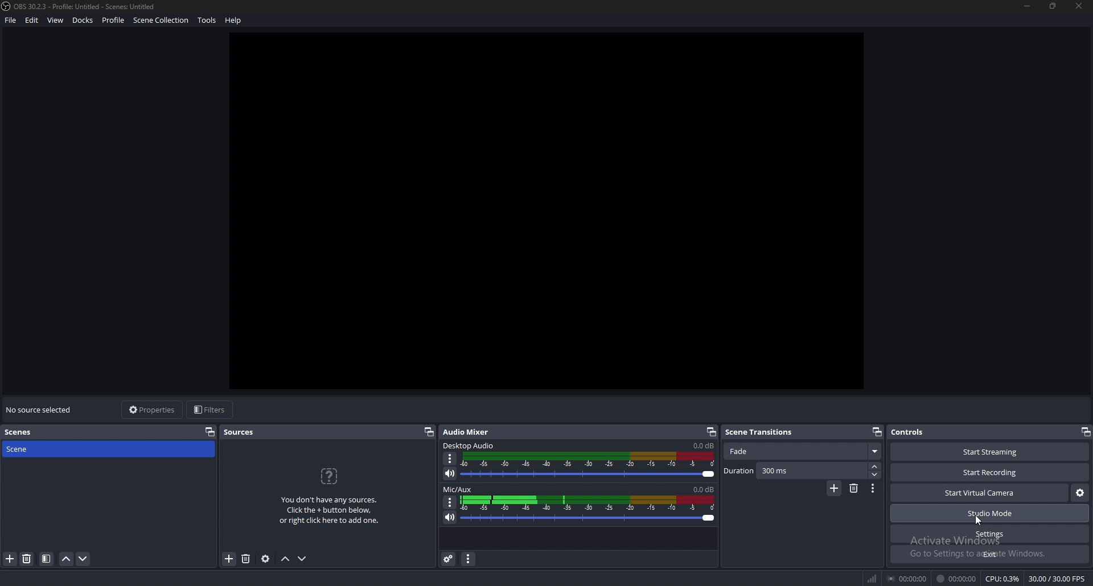 The height and width of the screenshot is (586, 1093). I want to click on Options, so click(451, 459).